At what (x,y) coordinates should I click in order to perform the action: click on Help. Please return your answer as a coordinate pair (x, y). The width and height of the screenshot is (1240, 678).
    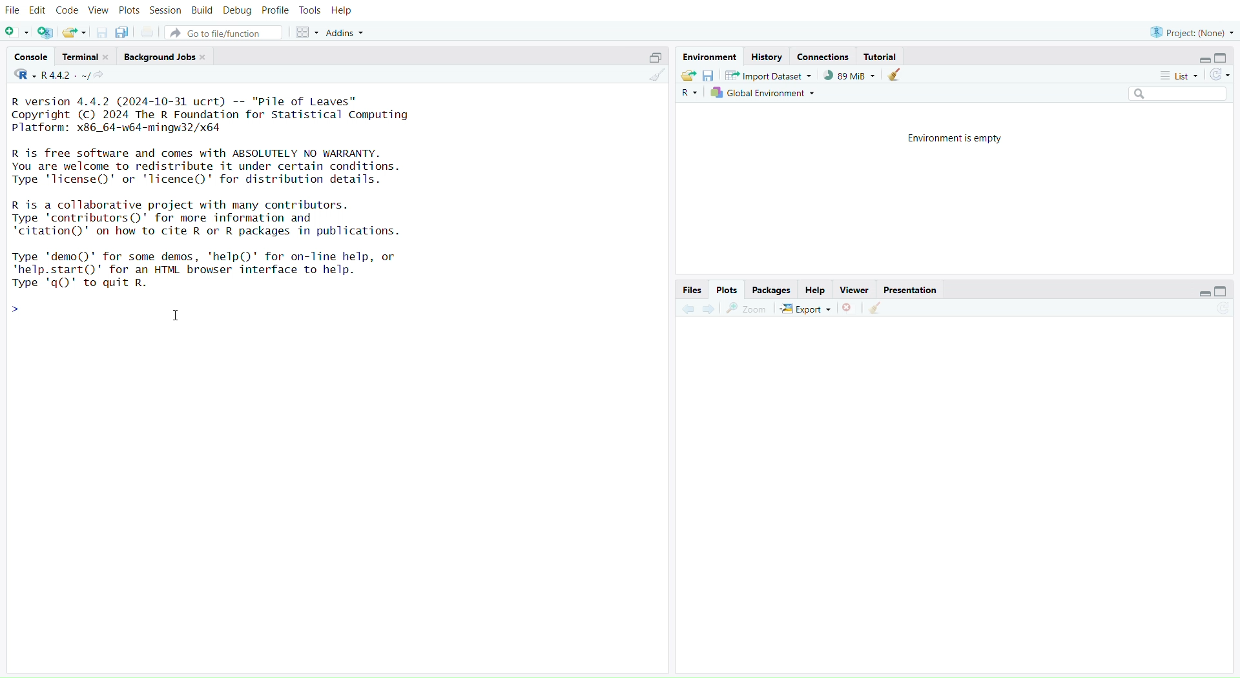
    Looking at the image, I should click on (814, 289).